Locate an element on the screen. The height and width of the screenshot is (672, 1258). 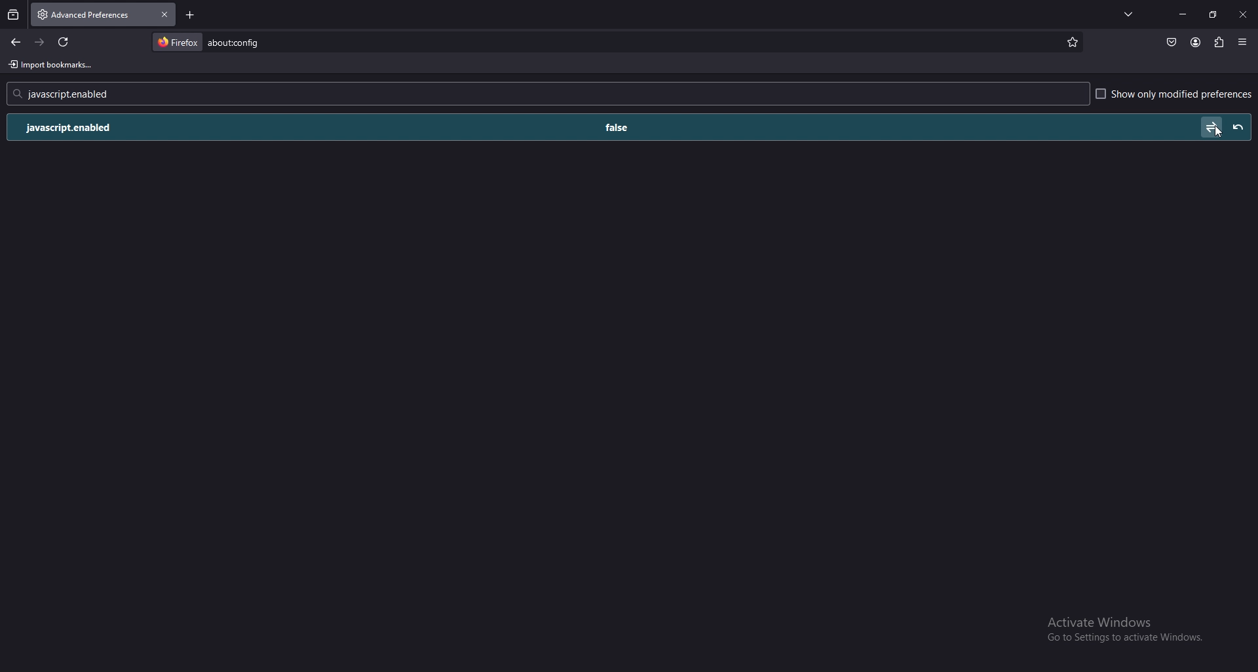
close tab is located at coordinates (164, 14).